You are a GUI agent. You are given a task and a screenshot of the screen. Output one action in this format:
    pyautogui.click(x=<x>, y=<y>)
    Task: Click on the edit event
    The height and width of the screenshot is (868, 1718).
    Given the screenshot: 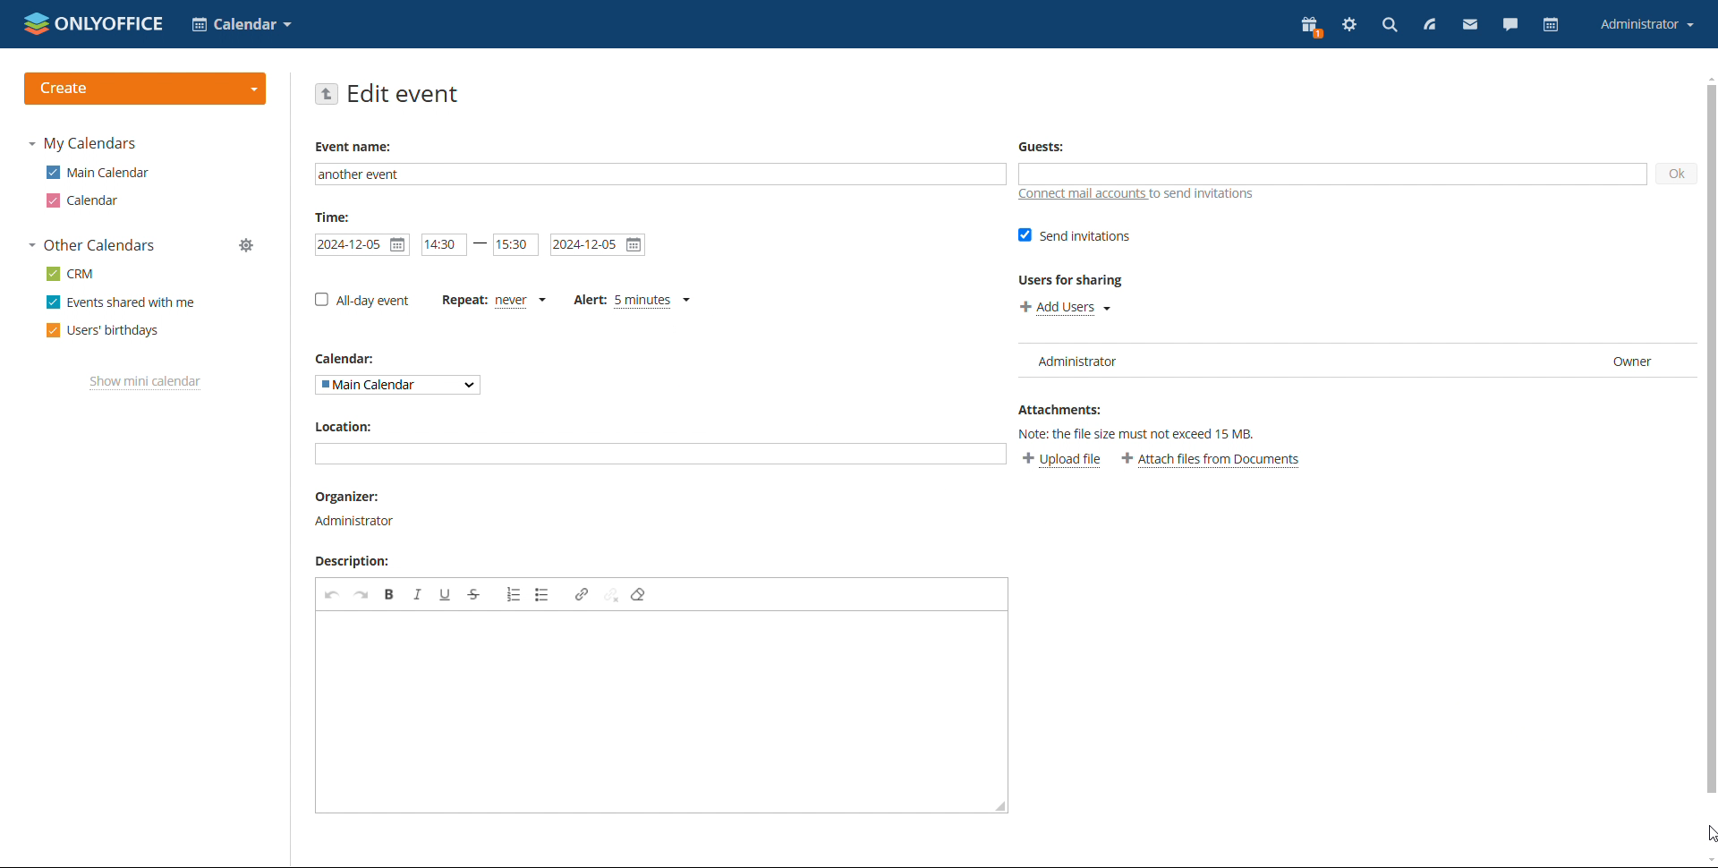 What is the action you would take?
    pyautogui.click(x=404, y=93)
    